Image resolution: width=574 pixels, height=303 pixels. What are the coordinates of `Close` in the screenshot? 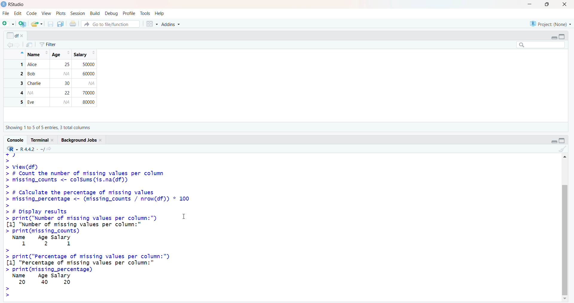 It's located at (566, 5).